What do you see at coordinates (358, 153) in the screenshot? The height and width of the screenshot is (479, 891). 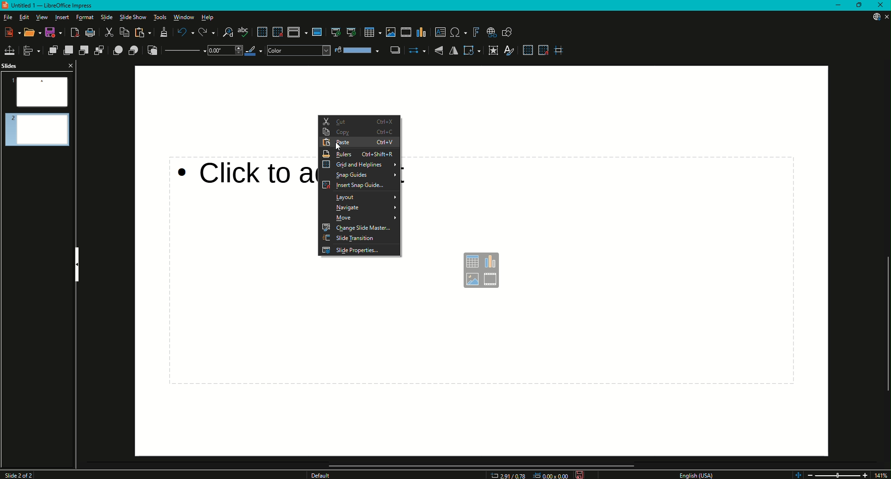 I see `Rulers` at bounding box center [358, 153].